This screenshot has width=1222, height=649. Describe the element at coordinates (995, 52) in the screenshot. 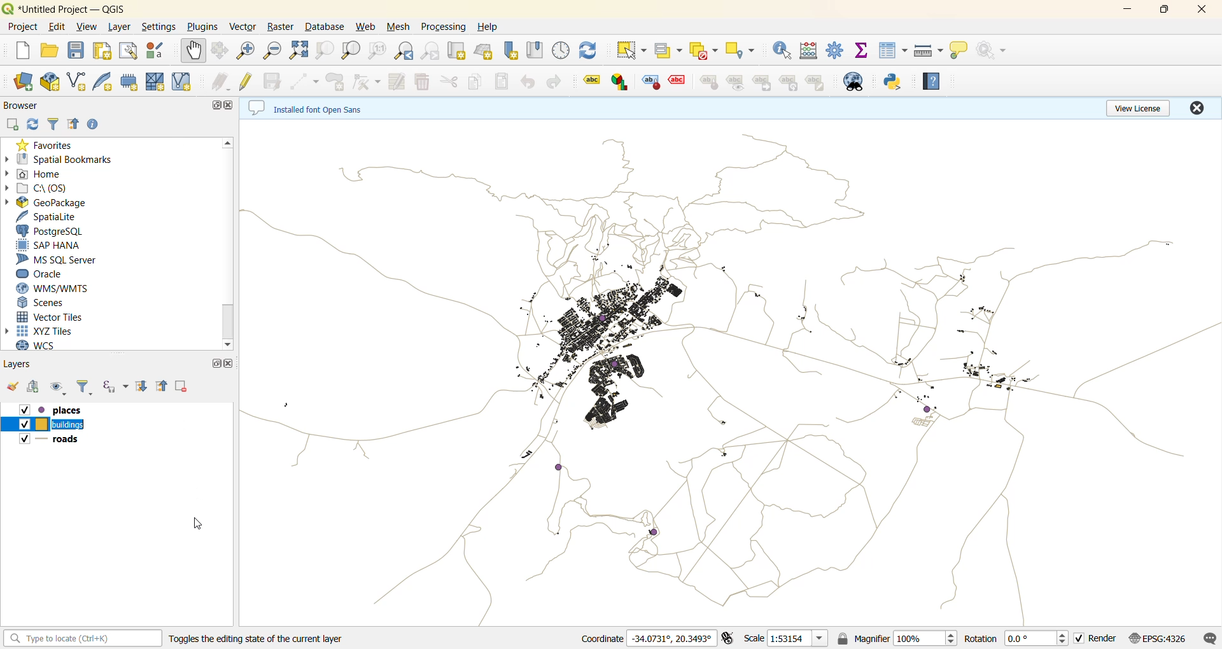

I see `no action` at that location.